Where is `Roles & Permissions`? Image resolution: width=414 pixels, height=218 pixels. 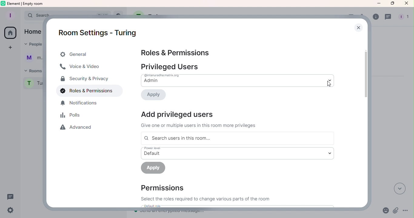
Roles & Permissions is located at coordinates (176, 53).